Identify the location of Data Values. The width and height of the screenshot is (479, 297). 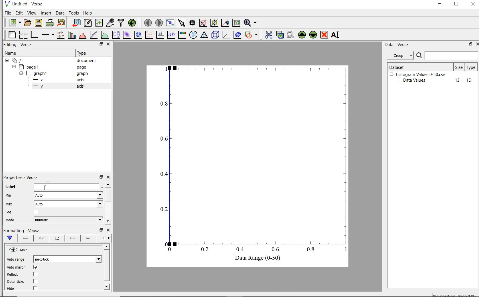
(416, 81).